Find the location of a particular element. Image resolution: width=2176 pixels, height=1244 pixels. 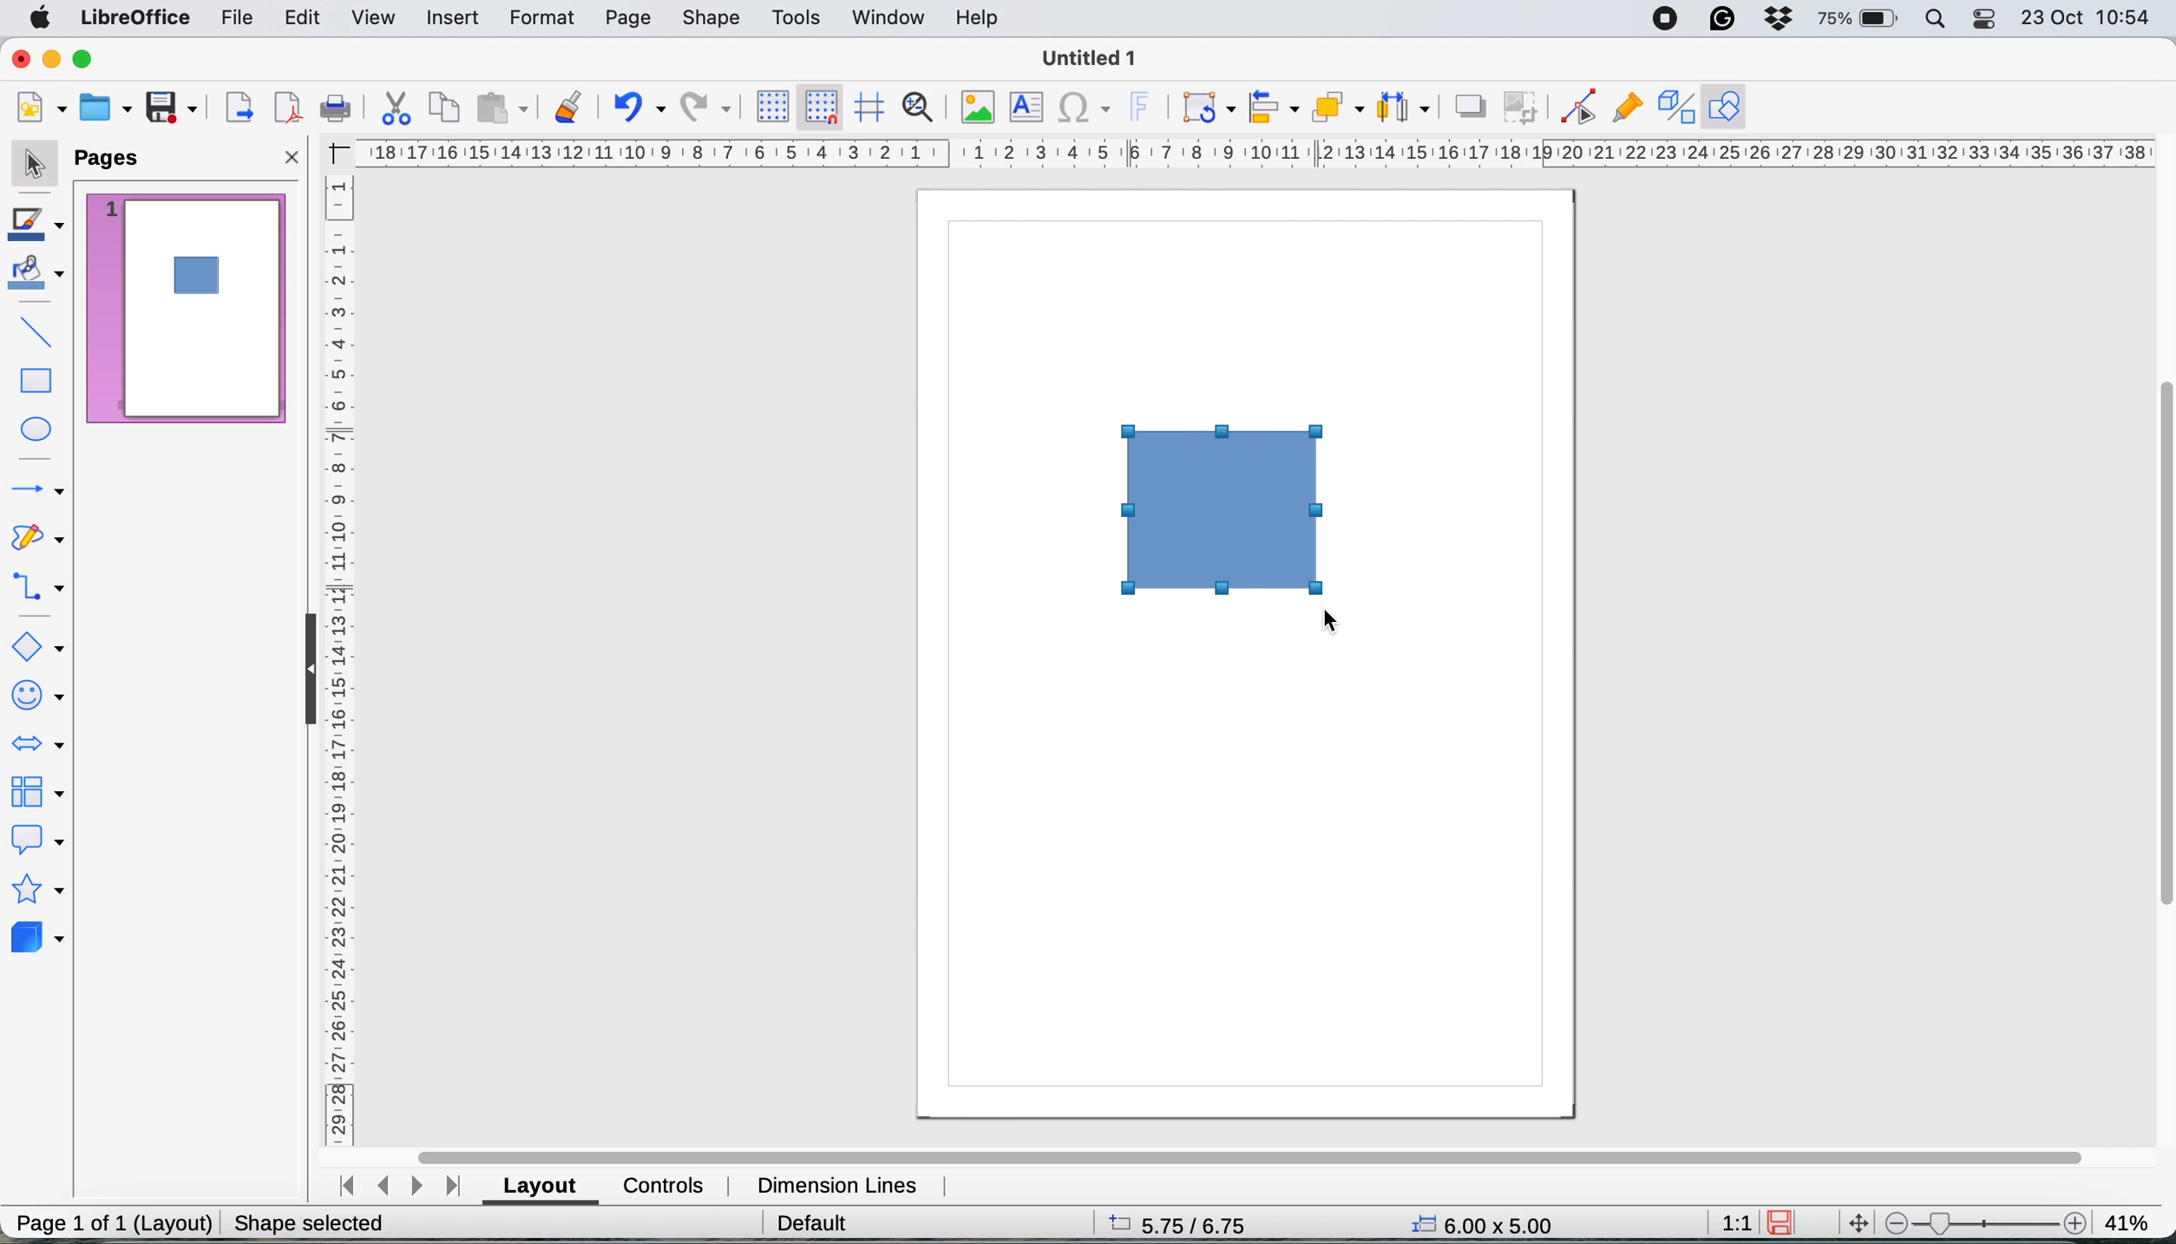

window is located at coordinates (887, 15).